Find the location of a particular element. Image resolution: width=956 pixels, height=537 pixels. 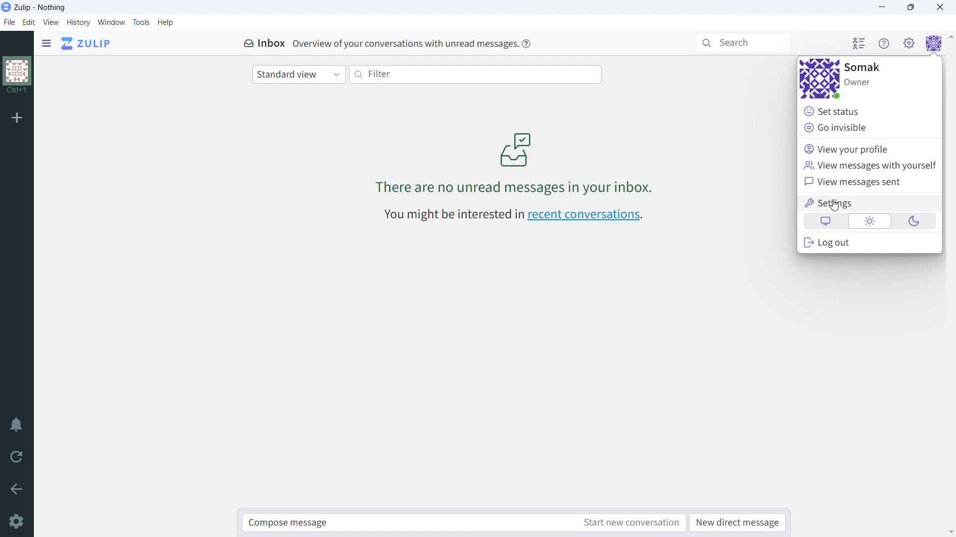

new direct message is located at coordinates (737, 523).